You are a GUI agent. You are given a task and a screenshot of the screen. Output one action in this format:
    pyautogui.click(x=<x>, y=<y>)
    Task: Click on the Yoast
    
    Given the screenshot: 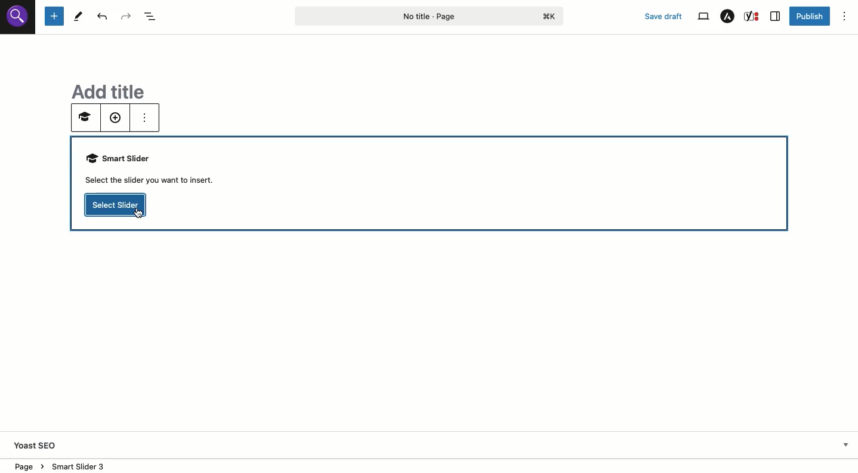 What is the action you would take?
    pyautogui.click(x=44, y=444)
    